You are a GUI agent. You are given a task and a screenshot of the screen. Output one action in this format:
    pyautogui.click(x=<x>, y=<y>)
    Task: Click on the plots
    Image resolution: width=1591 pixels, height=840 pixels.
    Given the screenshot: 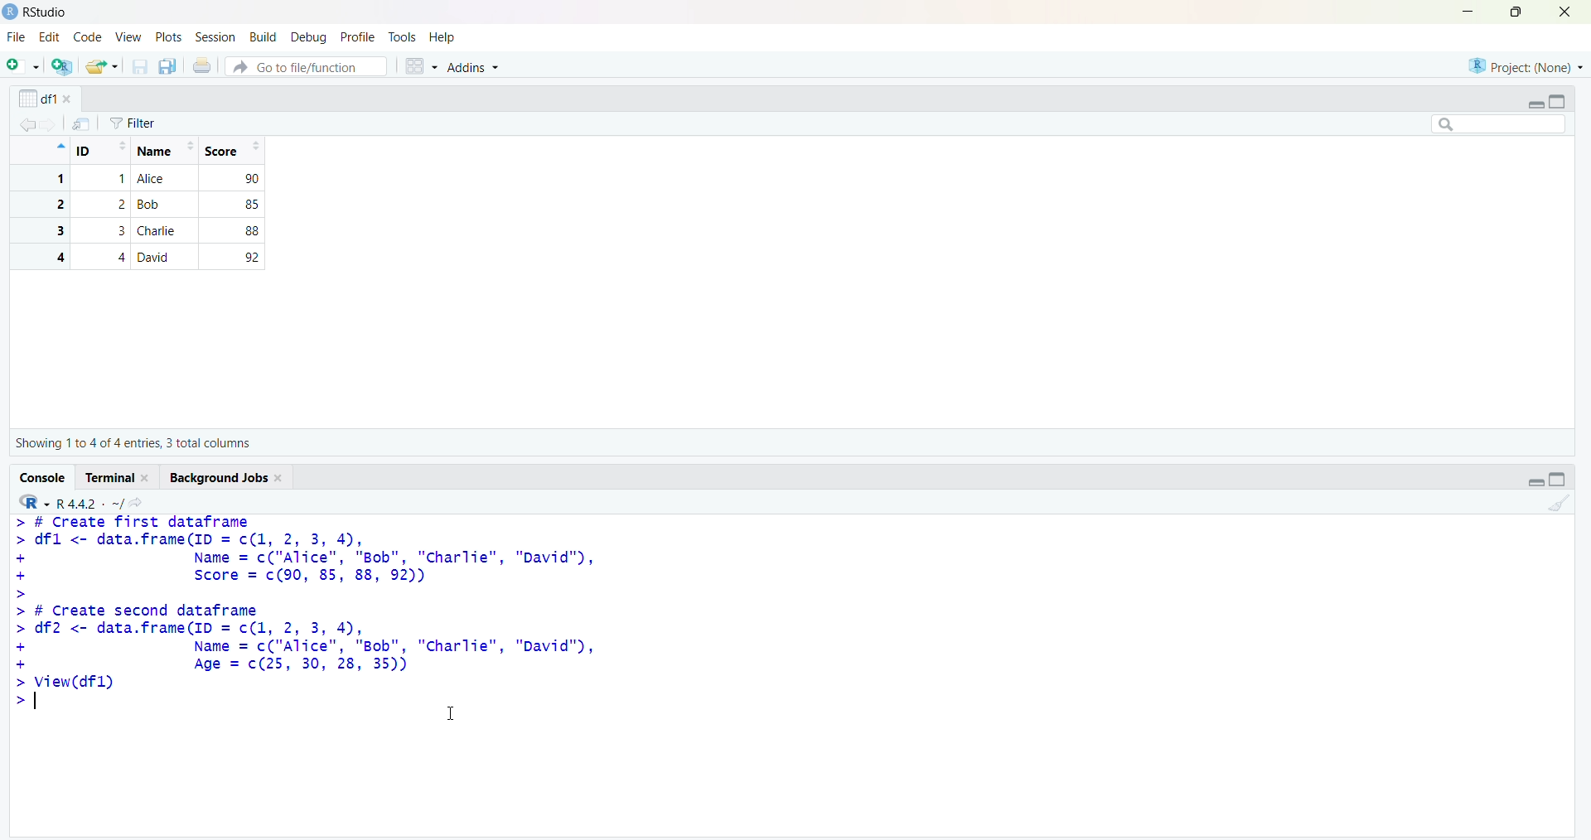 What is the action you would take?
    pyautogui.click(x=171, y=38)
    